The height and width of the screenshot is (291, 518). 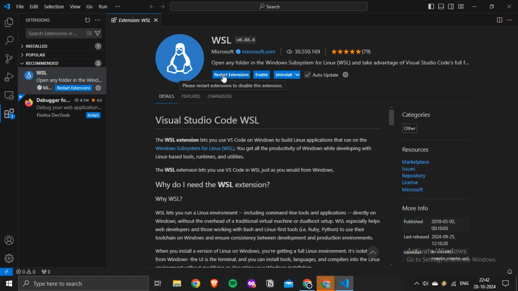 What do you see at coordinates (8, 284) in the screenshot?
I see `start` at bounding box center [8, 284].